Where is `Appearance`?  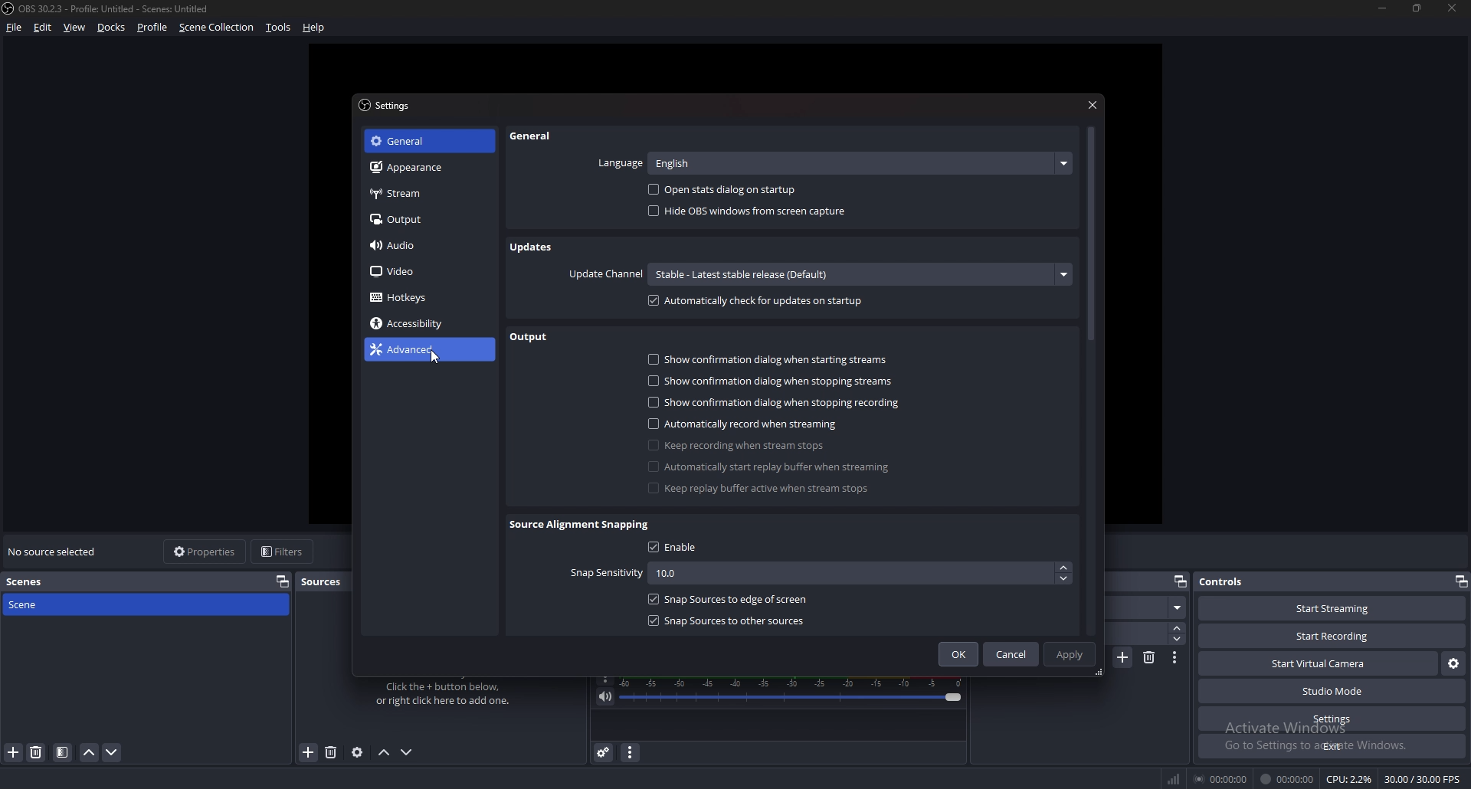 Appearance is located at coordinates (422, 167).